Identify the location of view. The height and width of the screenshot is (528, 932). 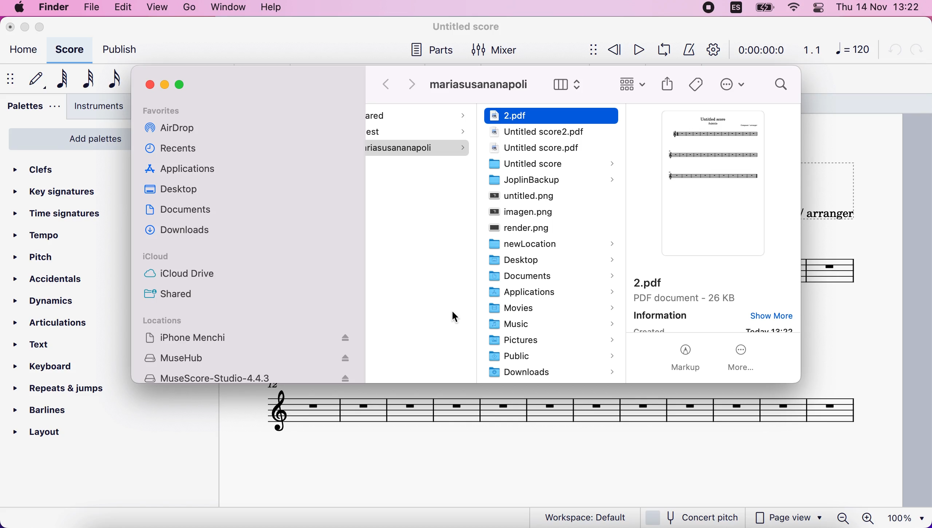
(158, 8).